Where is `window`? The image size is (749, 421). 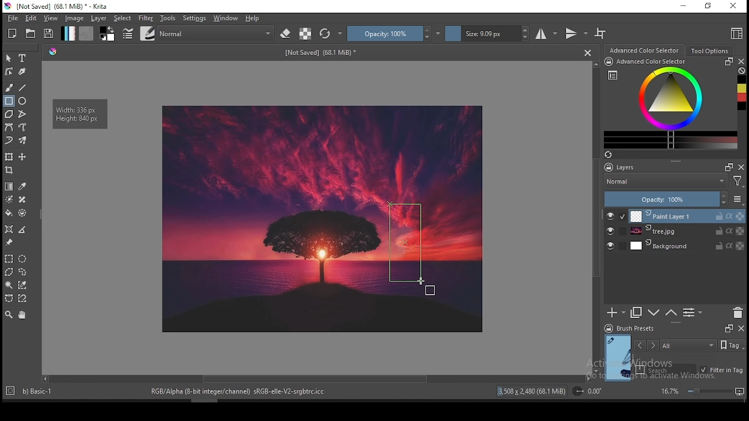
window is located at coordinates (226, 18).